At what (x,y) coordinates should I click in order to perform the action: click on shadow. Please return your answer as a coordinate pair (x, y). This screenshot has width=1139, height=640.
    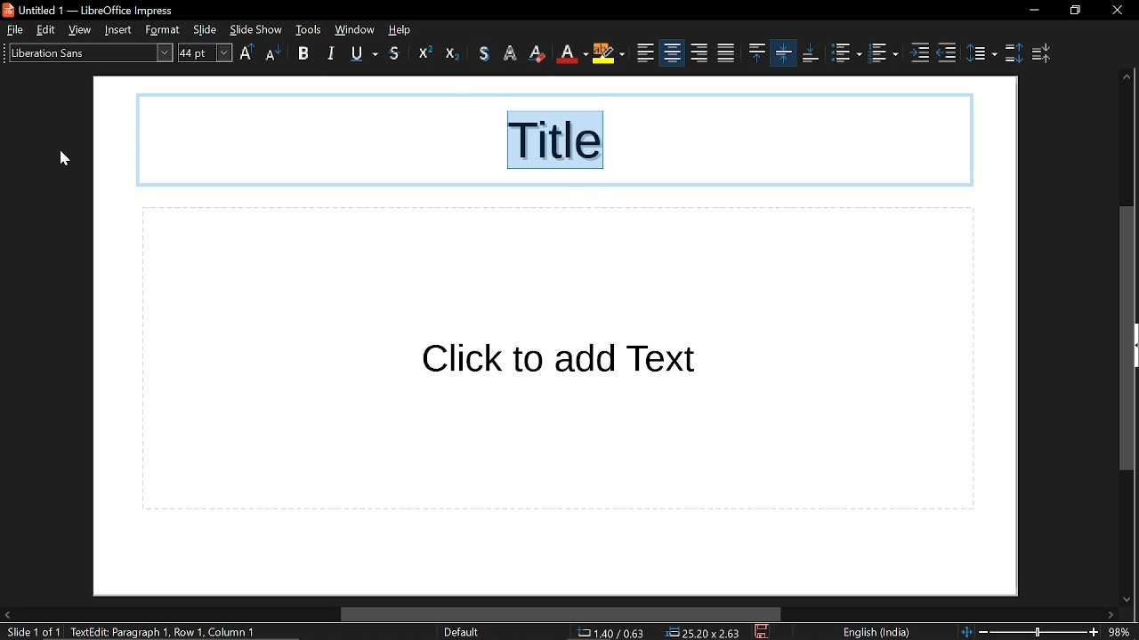
    Looking at the image, I should click on (396, 54).